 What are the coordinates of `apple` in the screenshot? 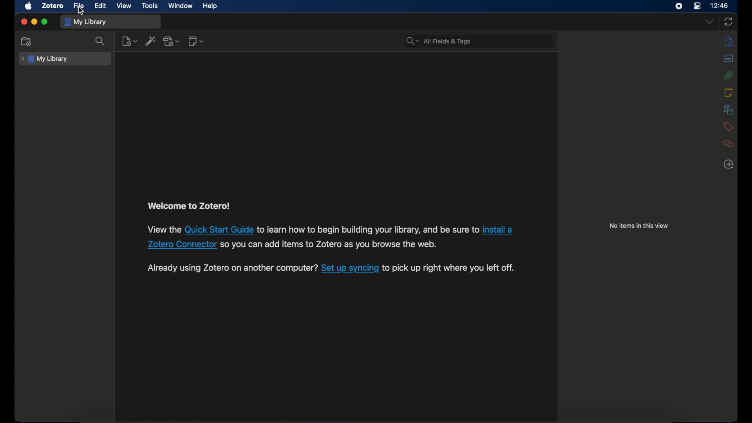 It's located at (28, 6).